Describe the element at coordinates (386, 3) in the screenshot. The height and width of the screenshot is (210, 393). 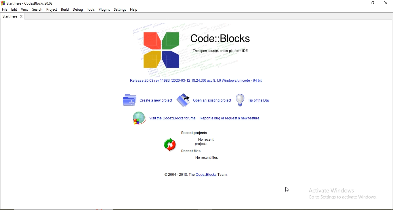
I see `Close` at that location.